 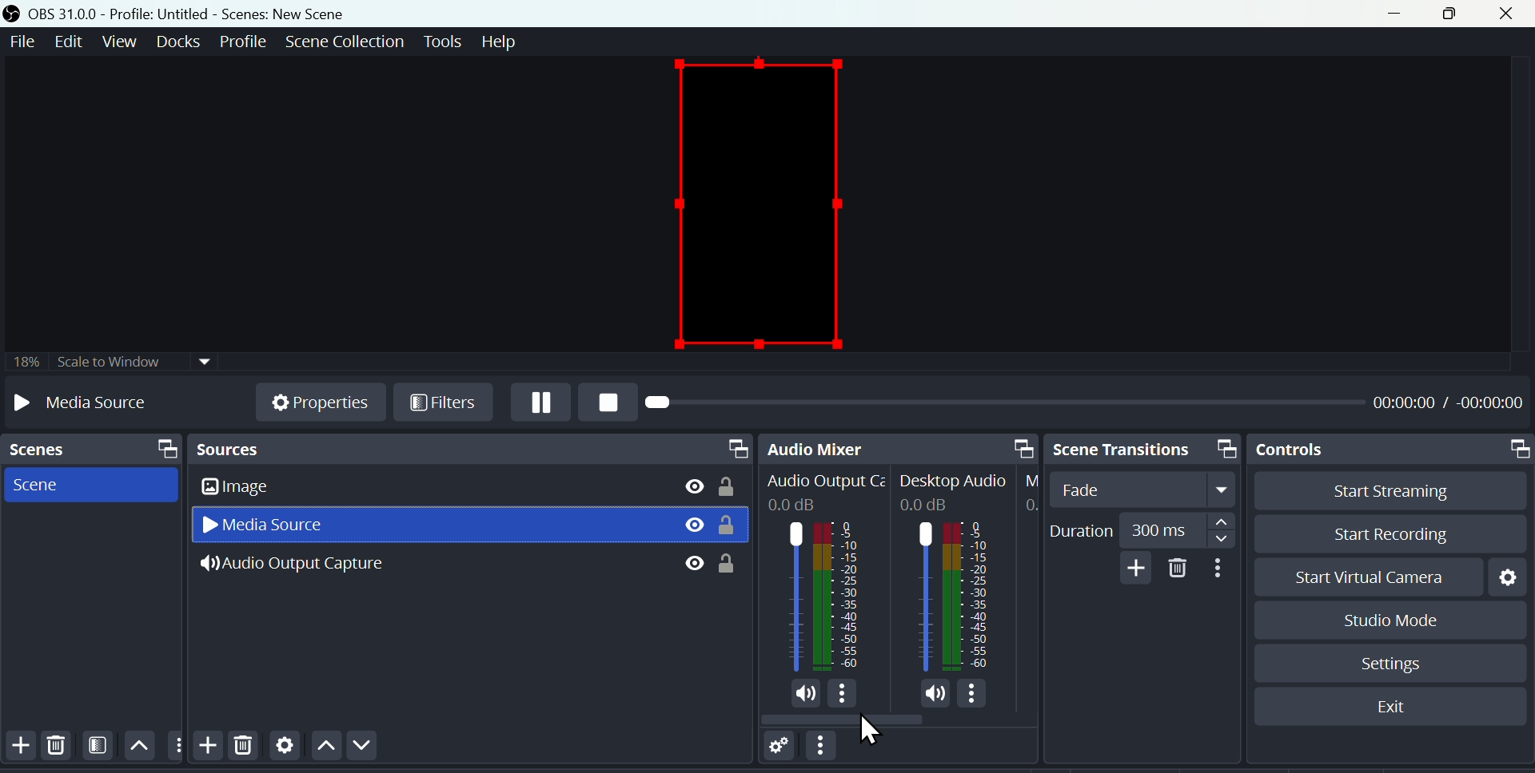 I want to click on Scenes, so click(x=90, y=450).